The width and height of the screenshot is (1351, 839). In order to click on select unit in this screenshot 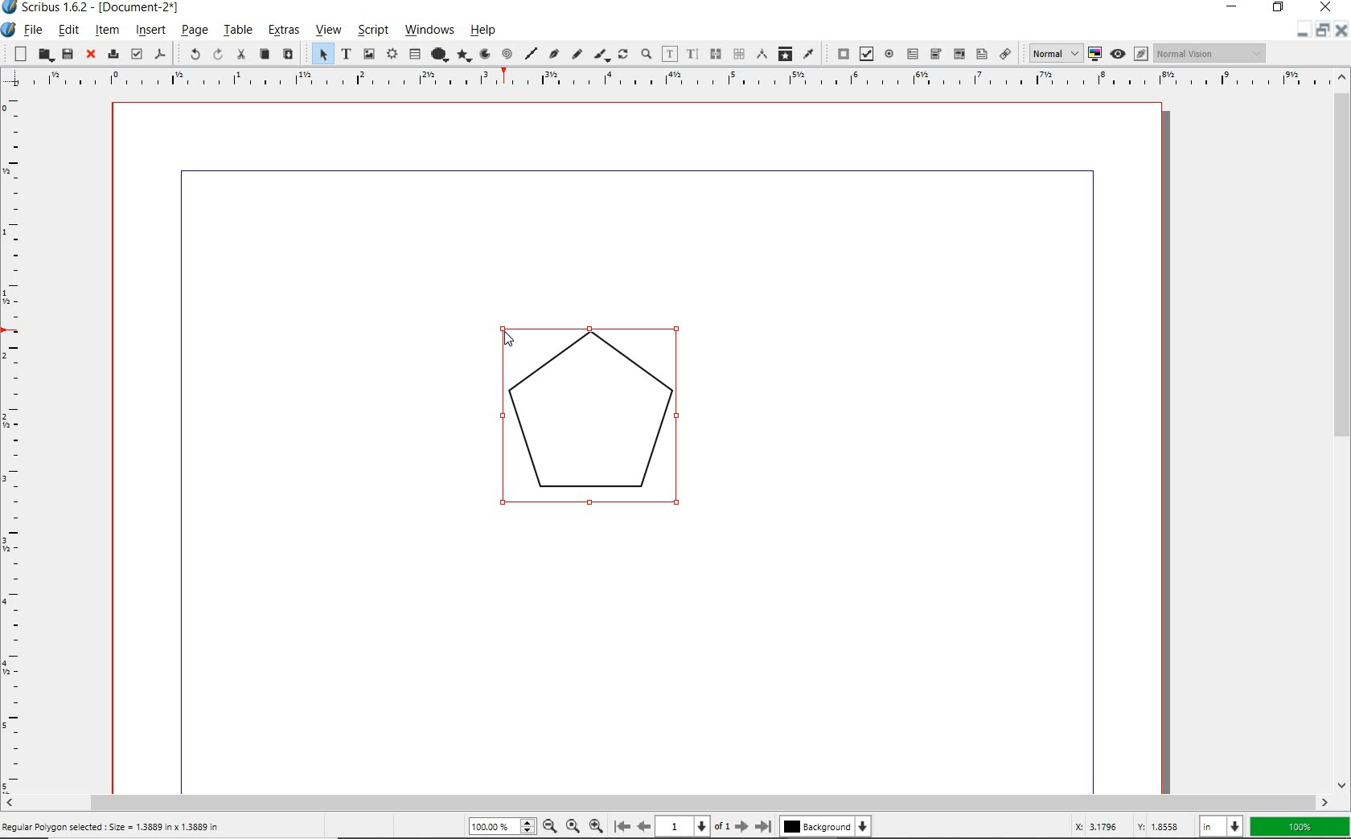, I will do `click(1219, 825)`.